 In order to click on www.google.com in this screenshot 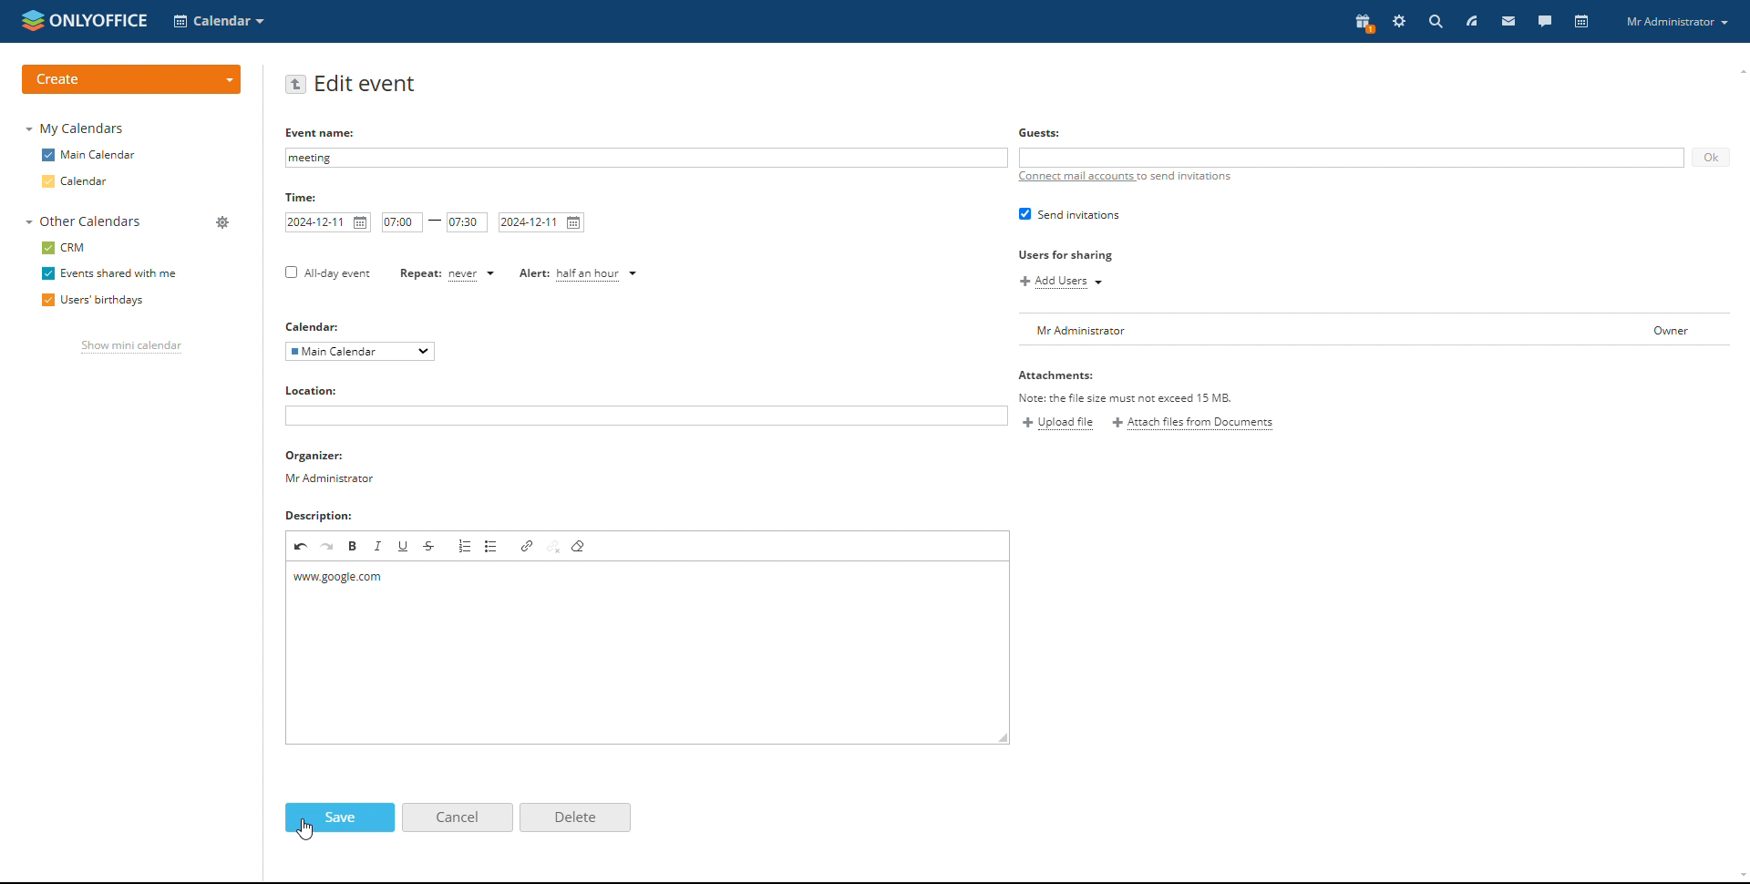, I will do `click(355, 580)`.